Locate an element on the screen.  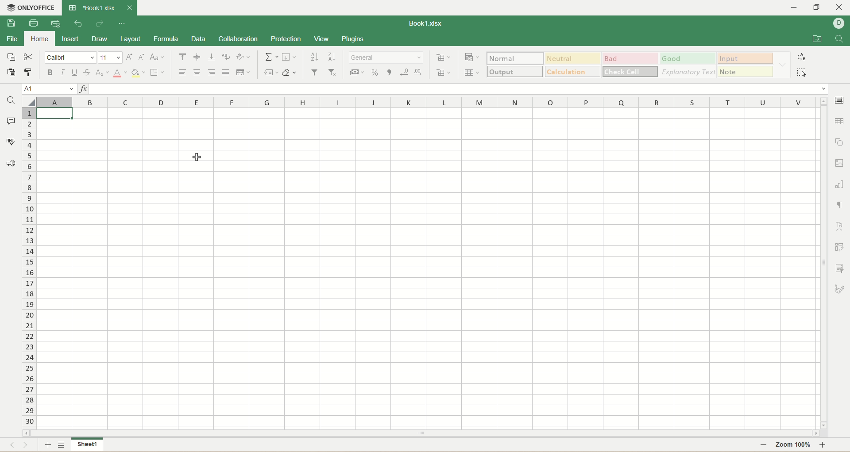
insert is located at coordinates (71, 38).